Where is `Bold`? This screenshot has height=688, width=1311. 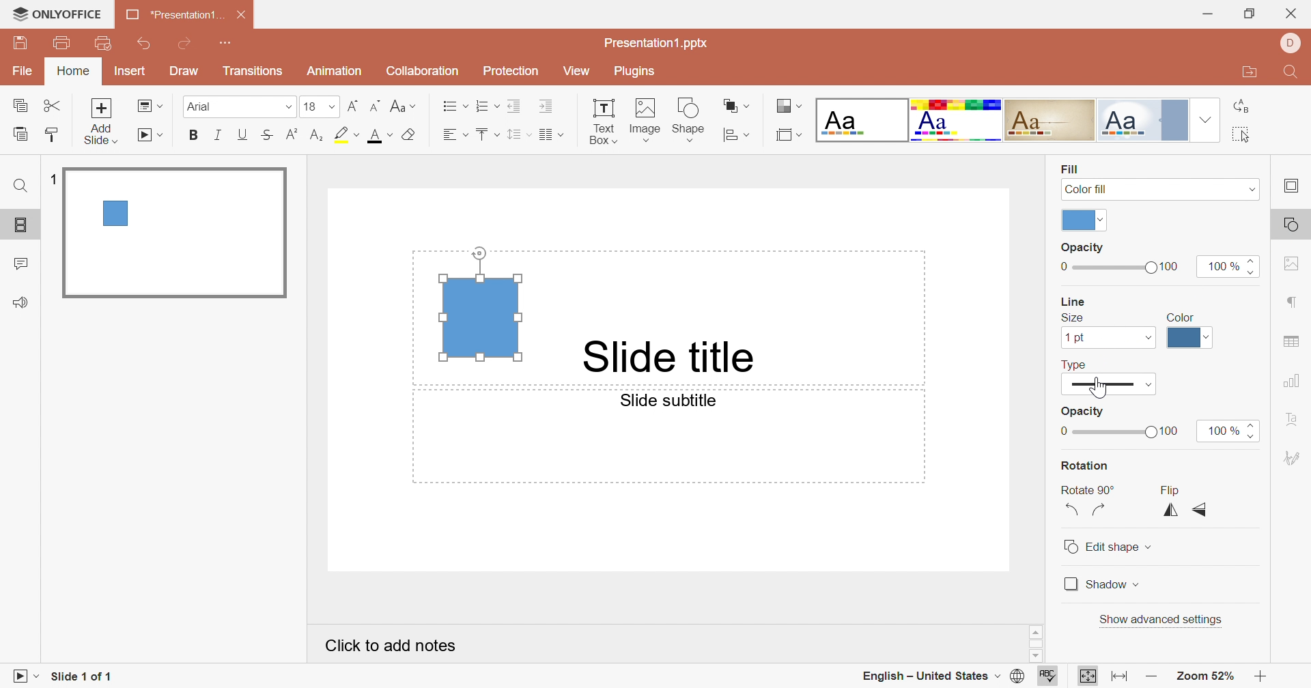 Bold is located at coordinates (195, 136).